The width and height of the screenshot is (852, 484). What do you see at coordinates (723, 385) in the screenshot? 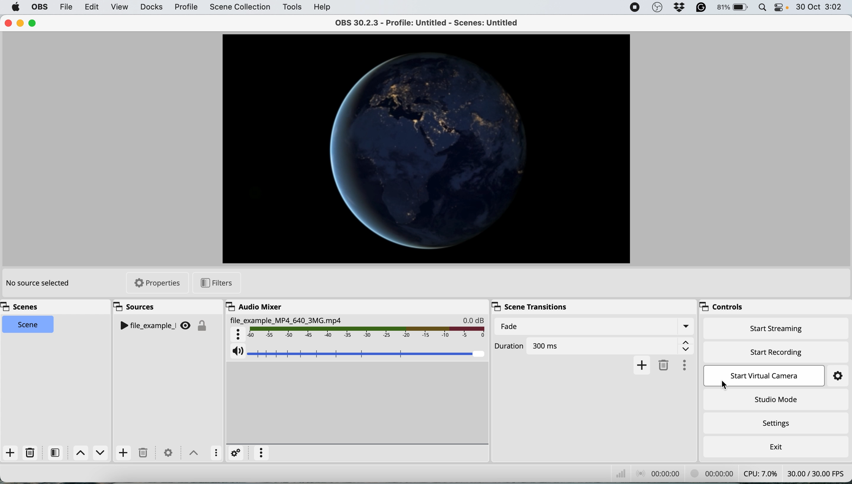
I see `cursor` at bounding box center [723, 385].